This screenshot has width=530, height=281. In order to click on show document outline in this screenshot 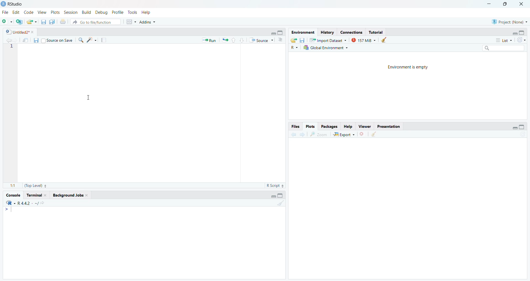, I will do `click(280, 40)`.